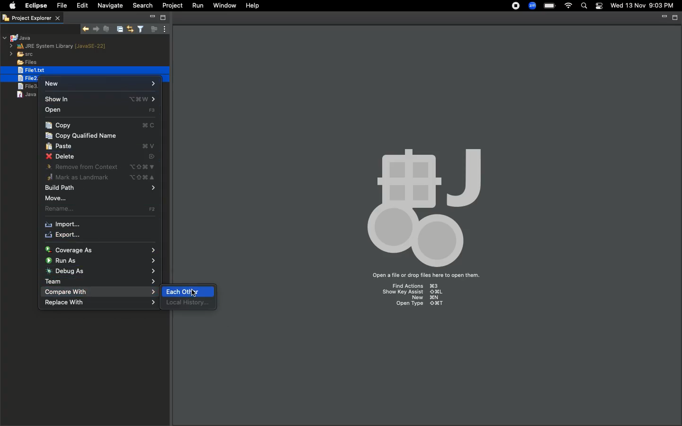  What do you see at coordinates (101, 260) in the screenshot?
I see `Run as` at bounding box center [101, 260].